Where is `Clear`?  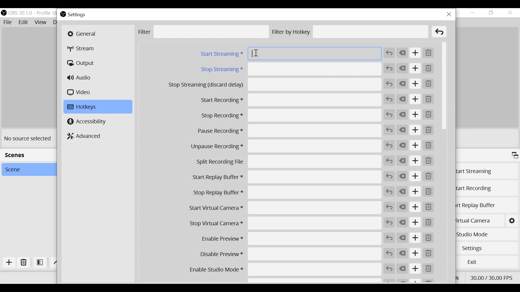 Clear is located at coordinates (403, 145).